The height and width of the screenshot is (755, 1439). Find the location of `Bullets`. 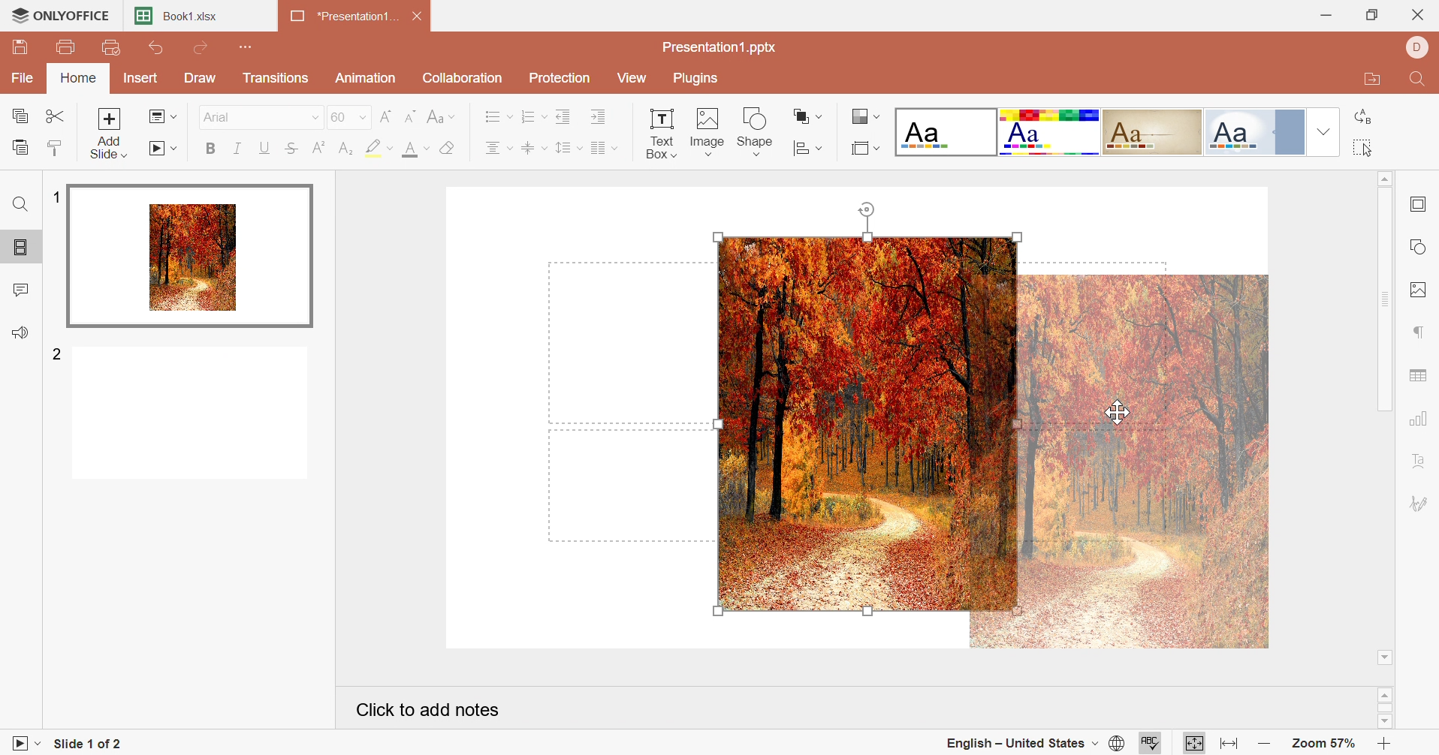

Bullets is located at coordinates (499, 118).